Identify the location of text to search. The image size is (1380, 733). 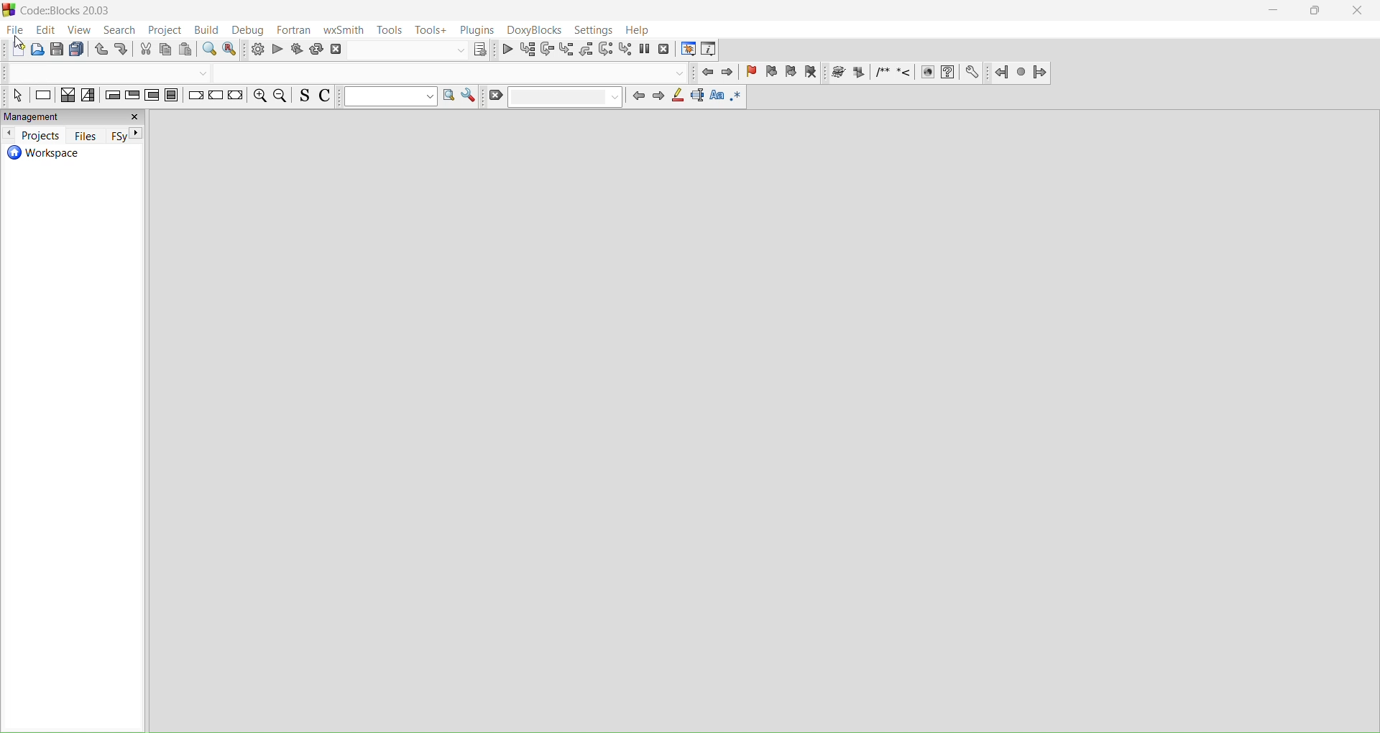
(389, 98).